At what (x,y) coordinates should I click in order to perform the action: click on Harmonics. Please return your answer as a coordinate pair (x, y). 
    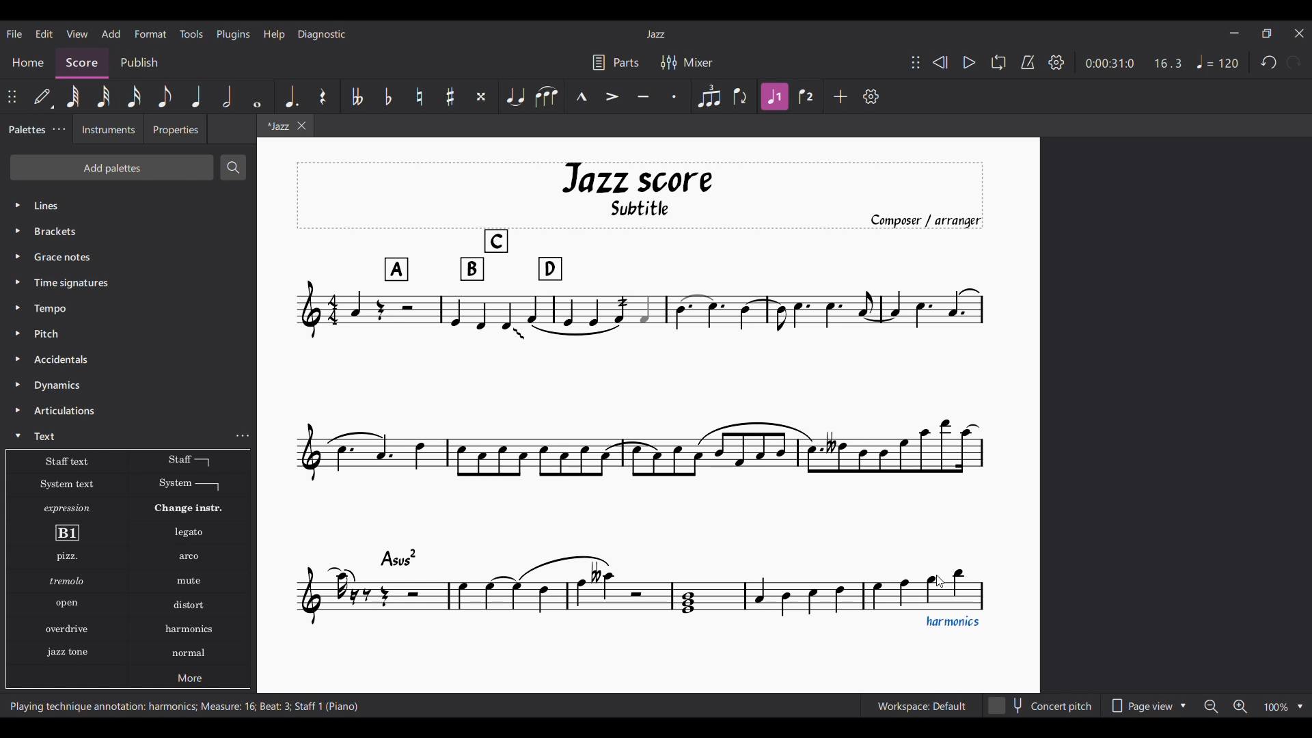
    Looking at the image, I should click on (193, 658).